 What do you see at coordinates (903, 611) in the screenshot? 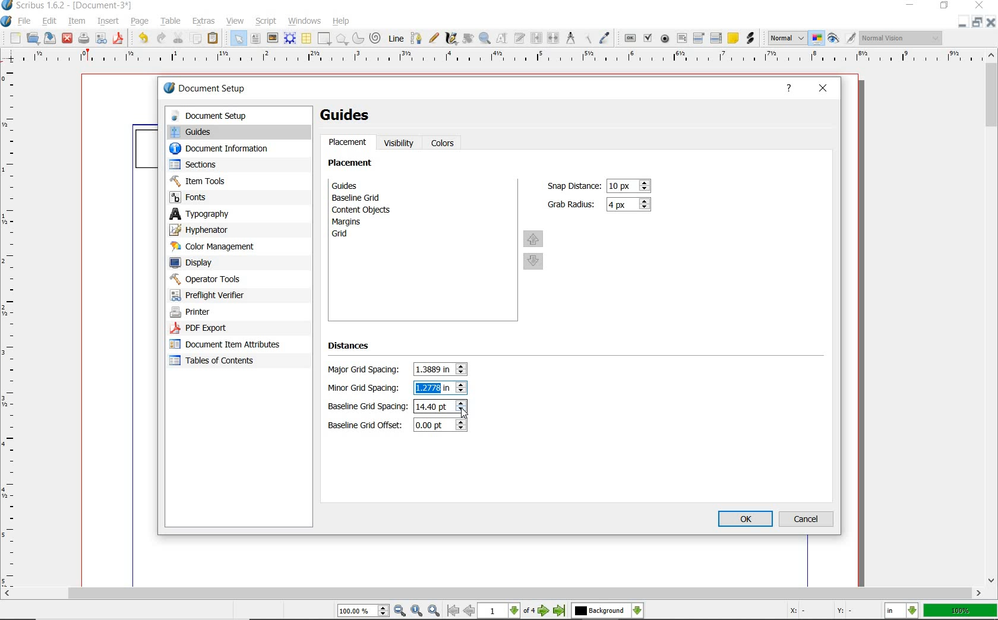
I see `select the current unit` at bounding box center [903, 611].